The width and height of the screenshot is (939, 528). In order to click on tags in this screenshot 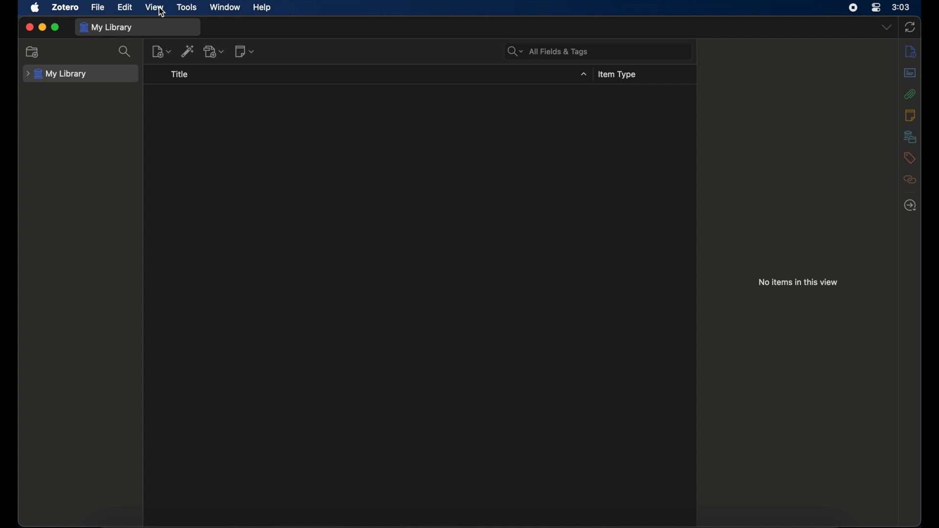, I will do `click(909, 157)`.